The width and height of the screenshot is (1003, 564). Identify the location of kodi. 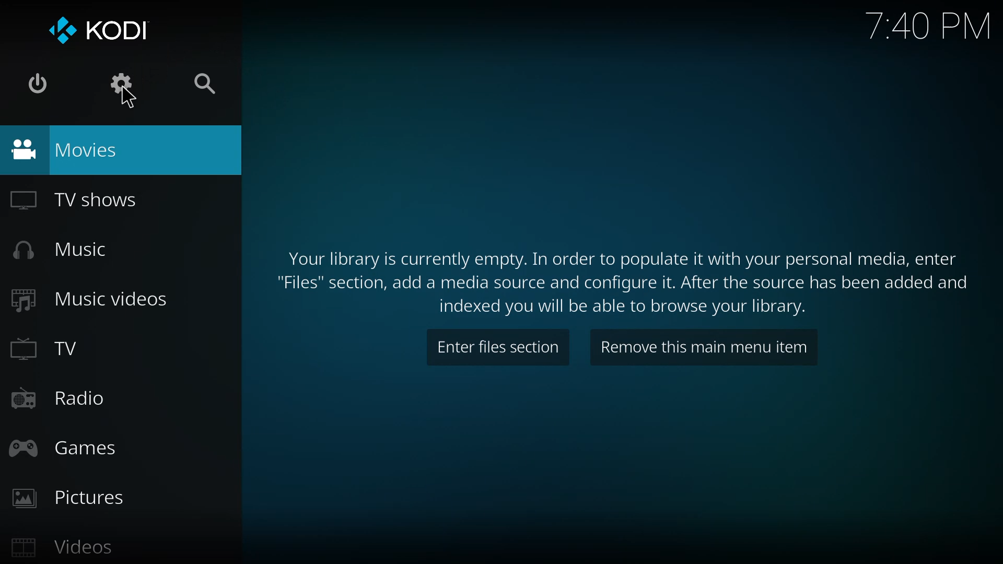
(96, 28).